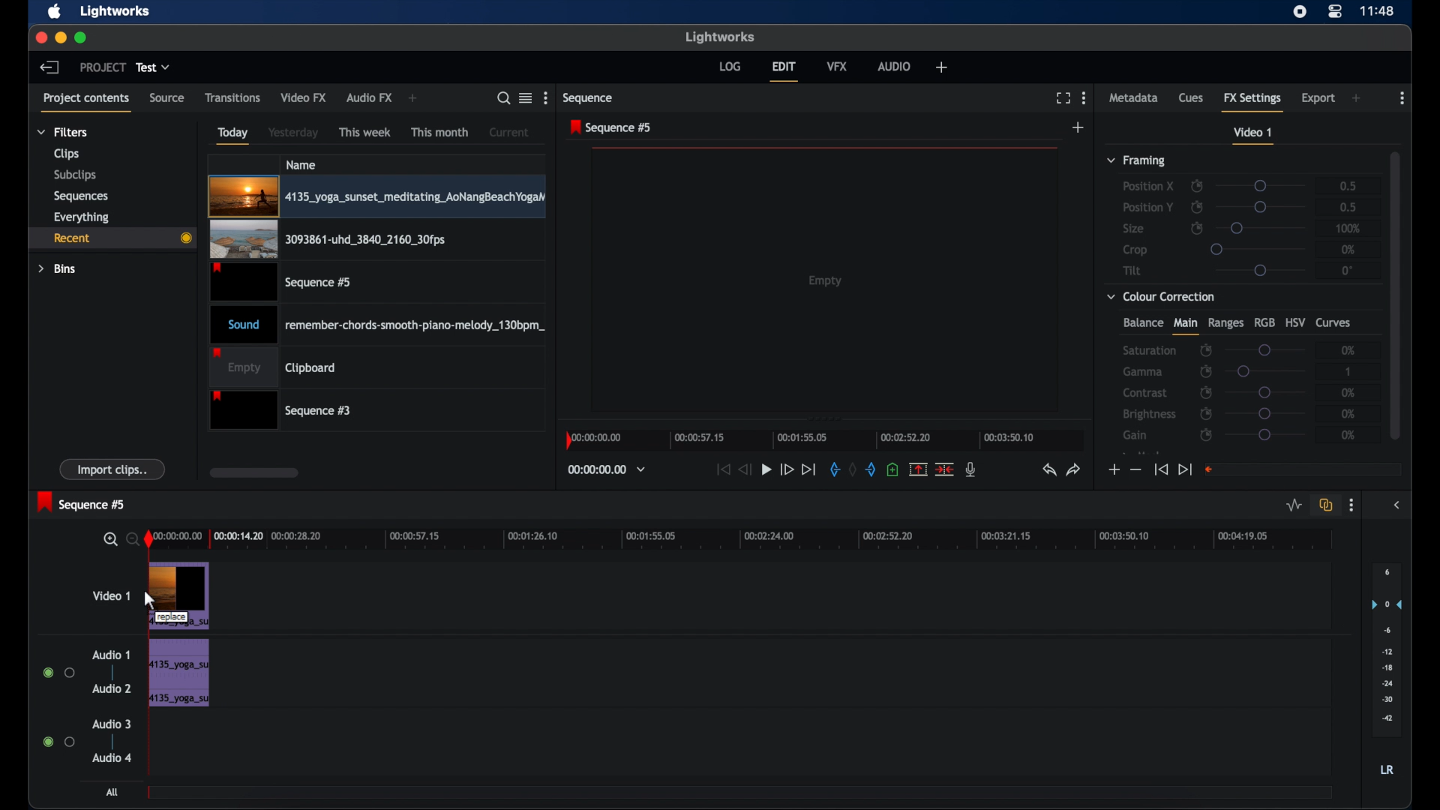  I want to click on 0, so click(1349, 270).